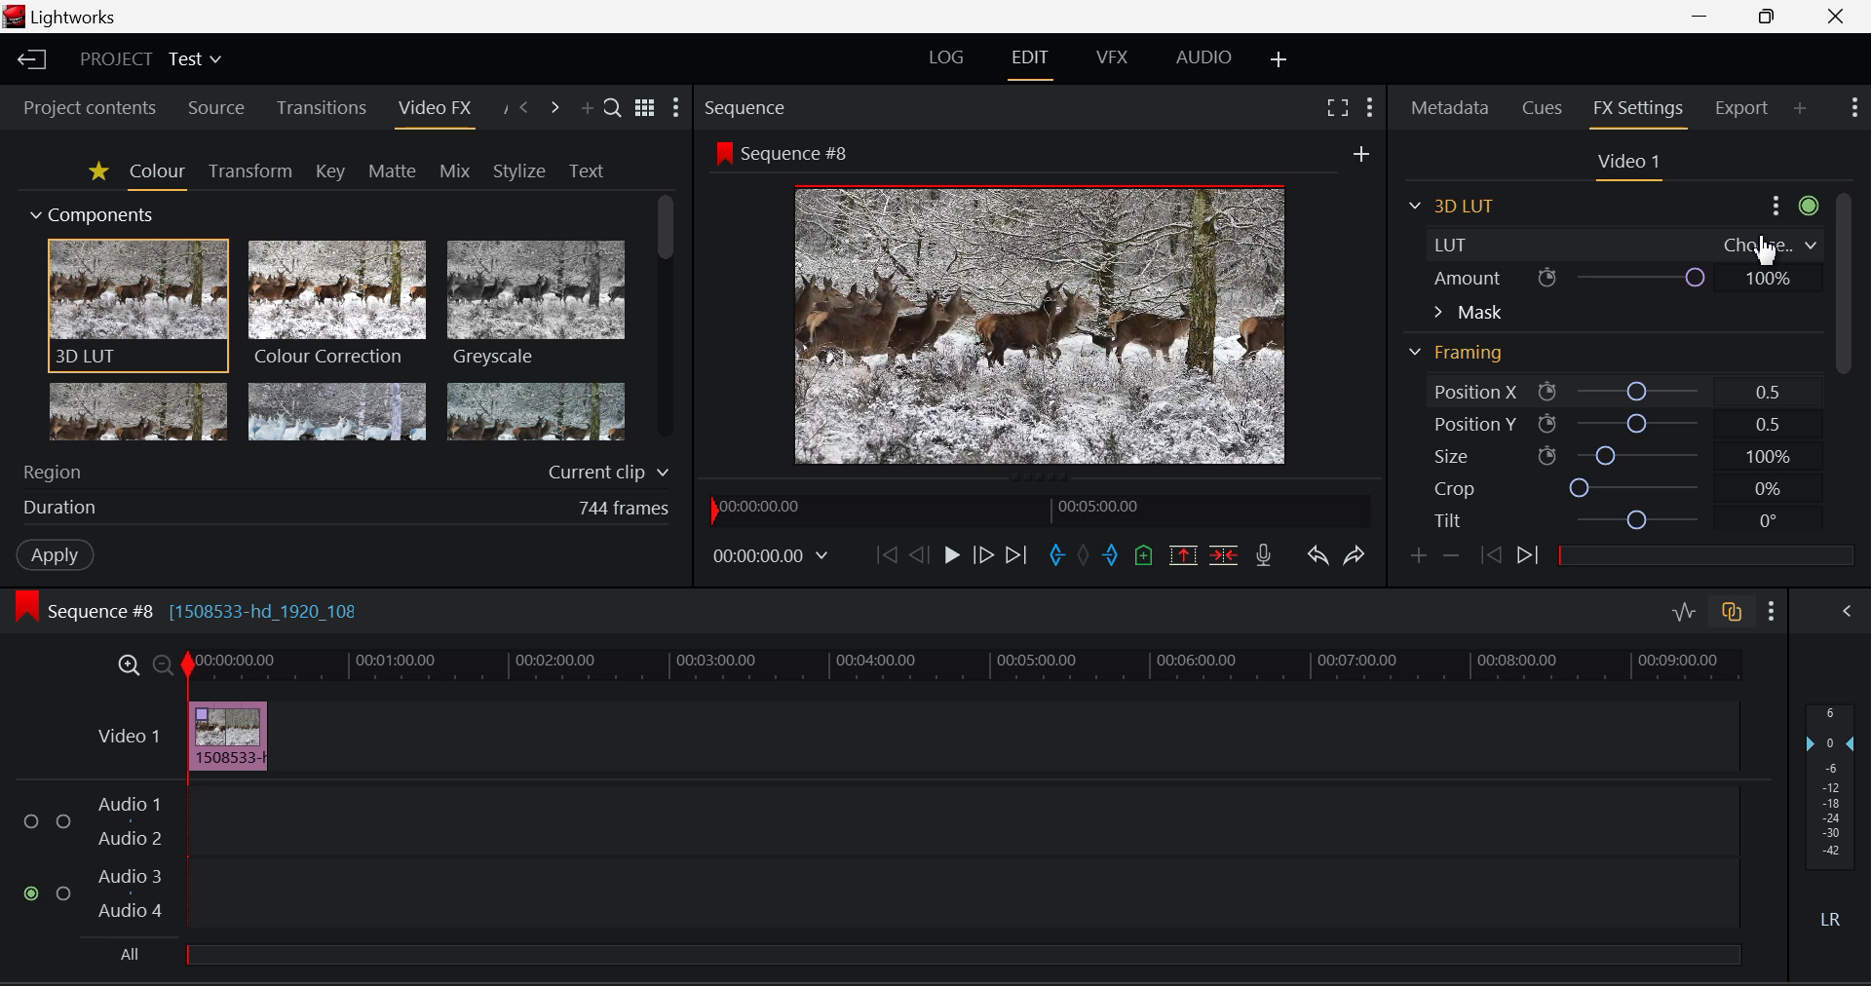  What do you see at coordinates (1491, 556) in the screenshot?
I see `Previous keyframe` at bounding box center [1491, 556].